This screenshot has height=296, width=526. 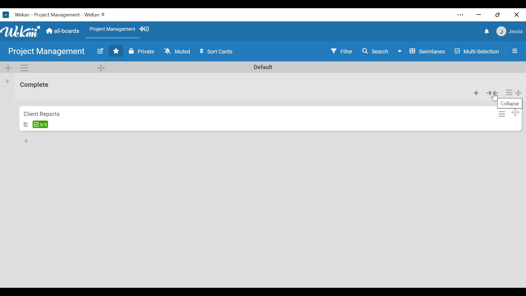 What do you see at coordinates (377, 51) in the screenshot?
I see `Search` at bounding box center [377, 51].